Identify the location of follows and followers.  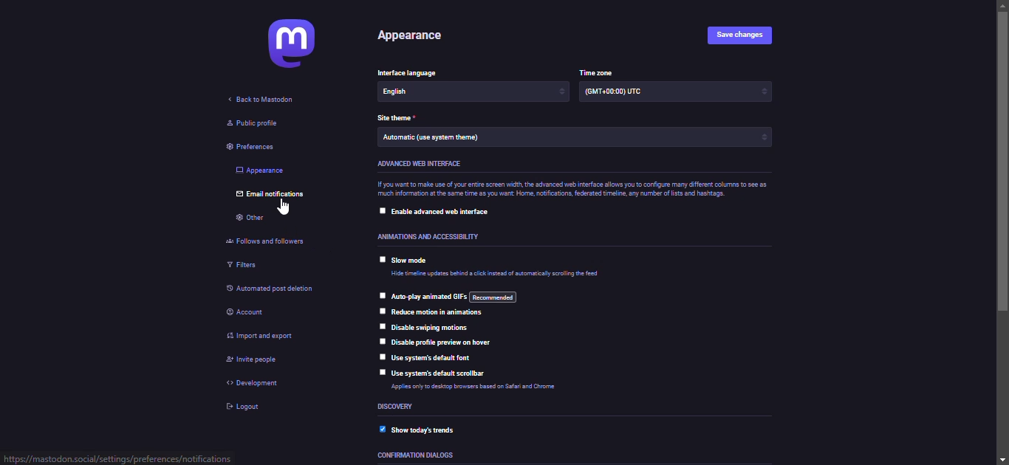
(273, 243).